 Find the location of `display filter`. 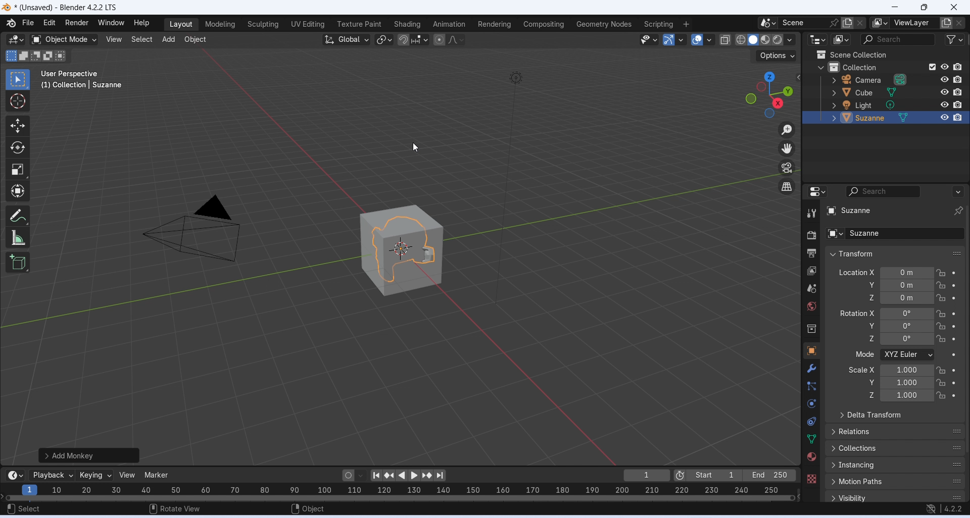

display filter is located at coordinates (884, 191).